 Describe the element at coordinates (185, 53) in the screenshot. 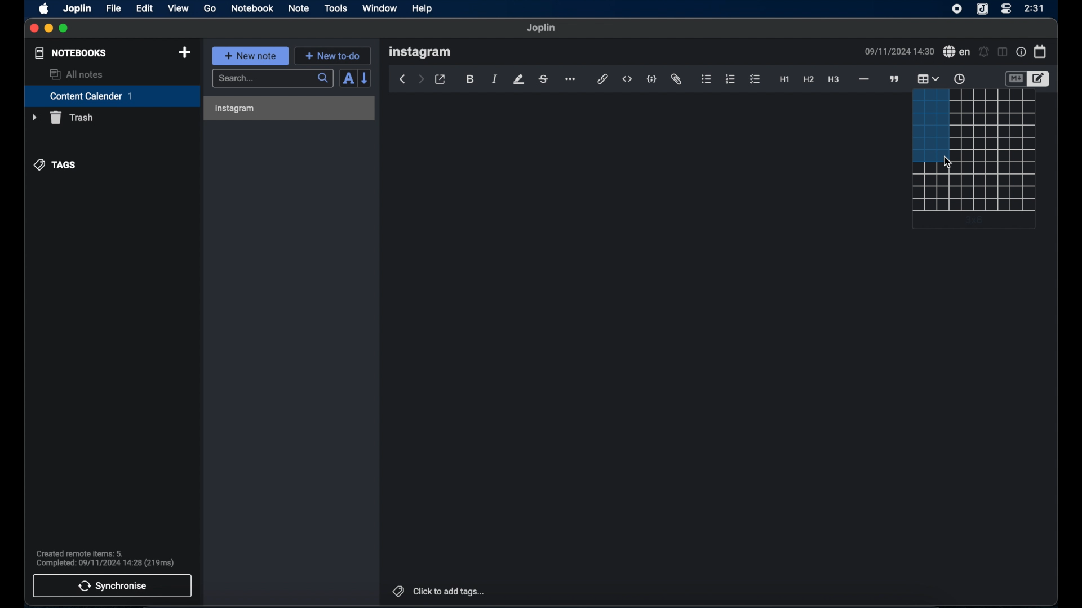

I see `new notebook` at that location.